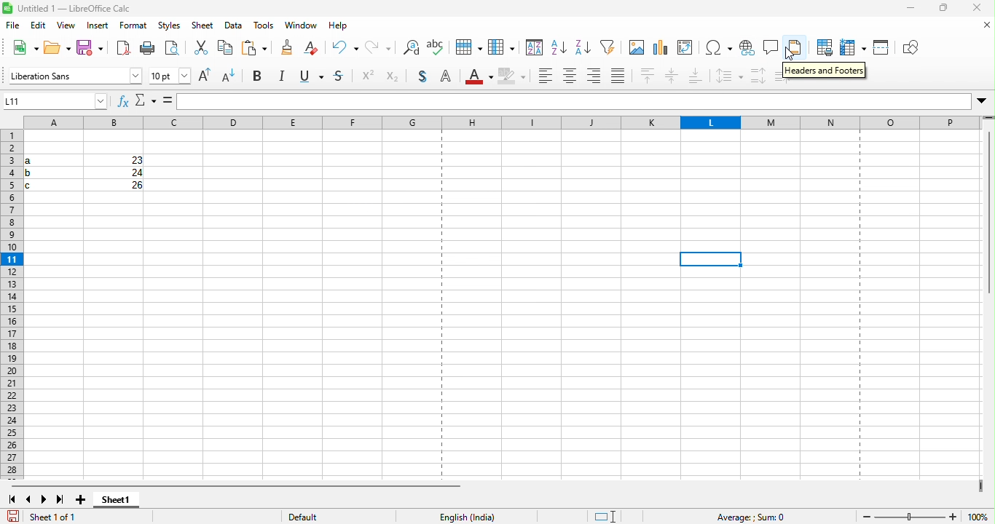 This screenshot has width=995, height=524. What do you see at coordinates (422, 78) in the screenshot?
I see `toggle shadow ` at bounding box center [422, 78].